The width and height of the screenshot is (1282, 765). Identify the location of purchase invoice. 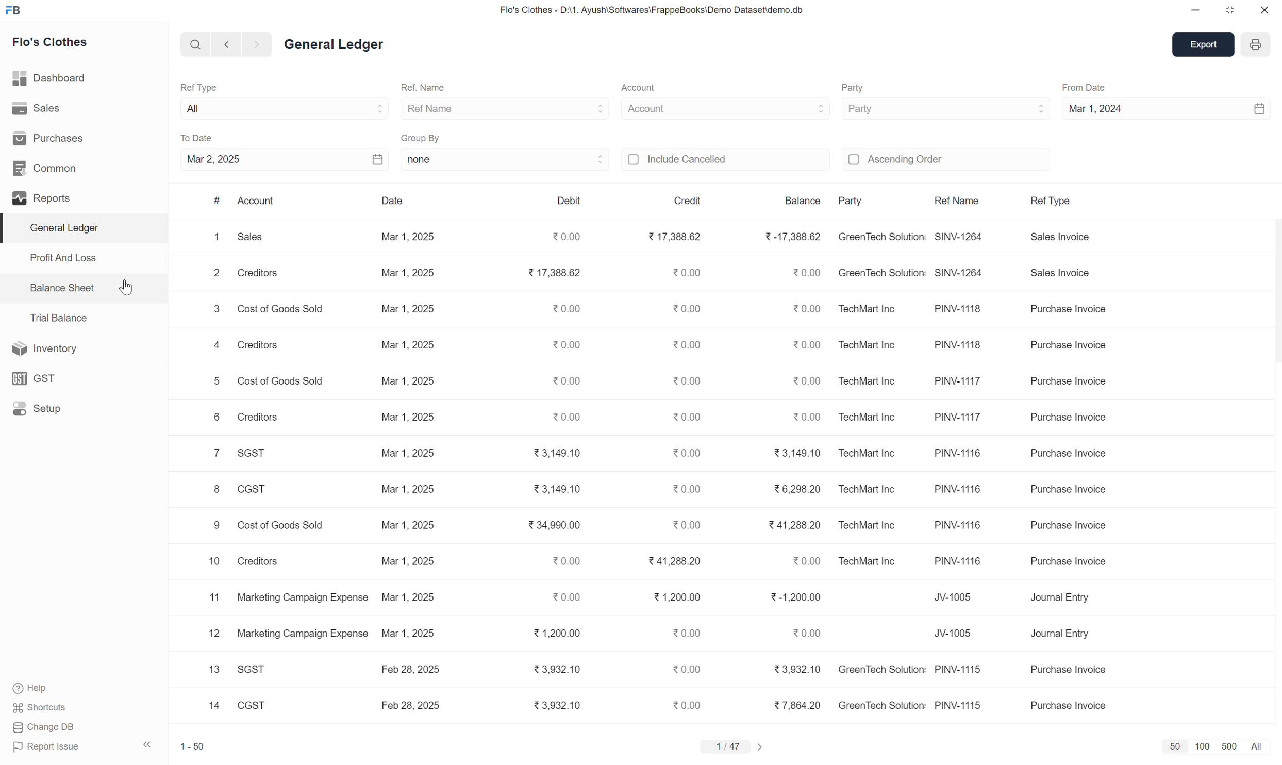
(1071, 526).